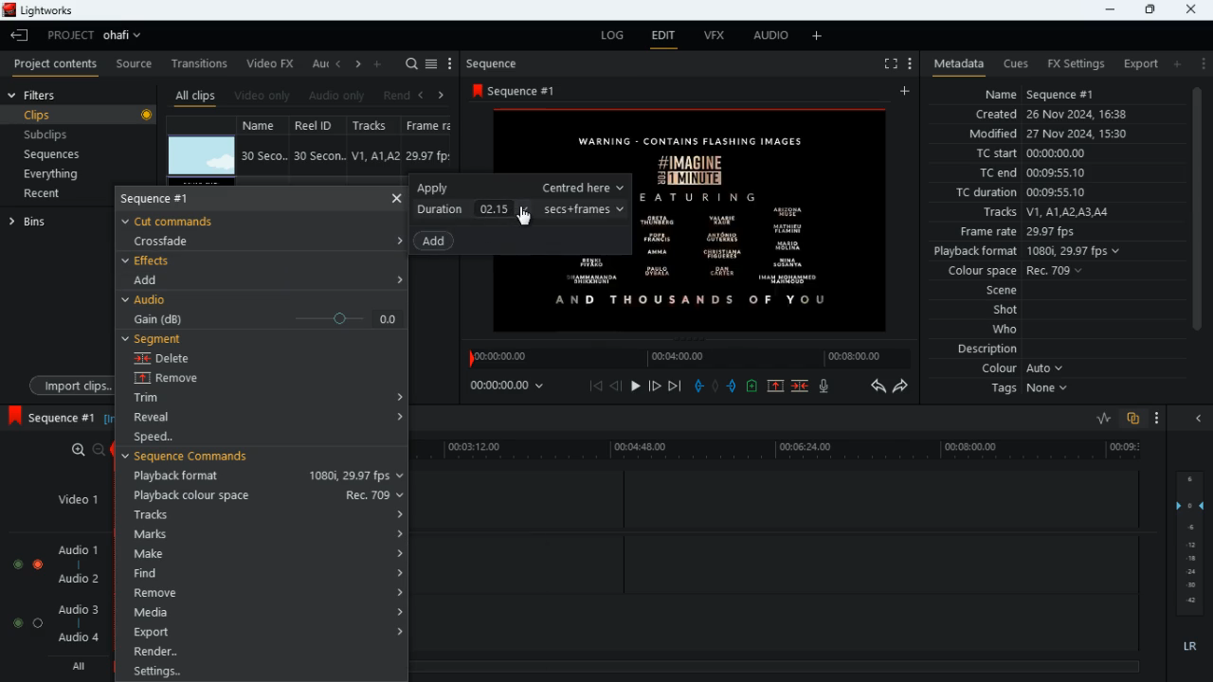  I want to click on timeline, so click(686, 357).